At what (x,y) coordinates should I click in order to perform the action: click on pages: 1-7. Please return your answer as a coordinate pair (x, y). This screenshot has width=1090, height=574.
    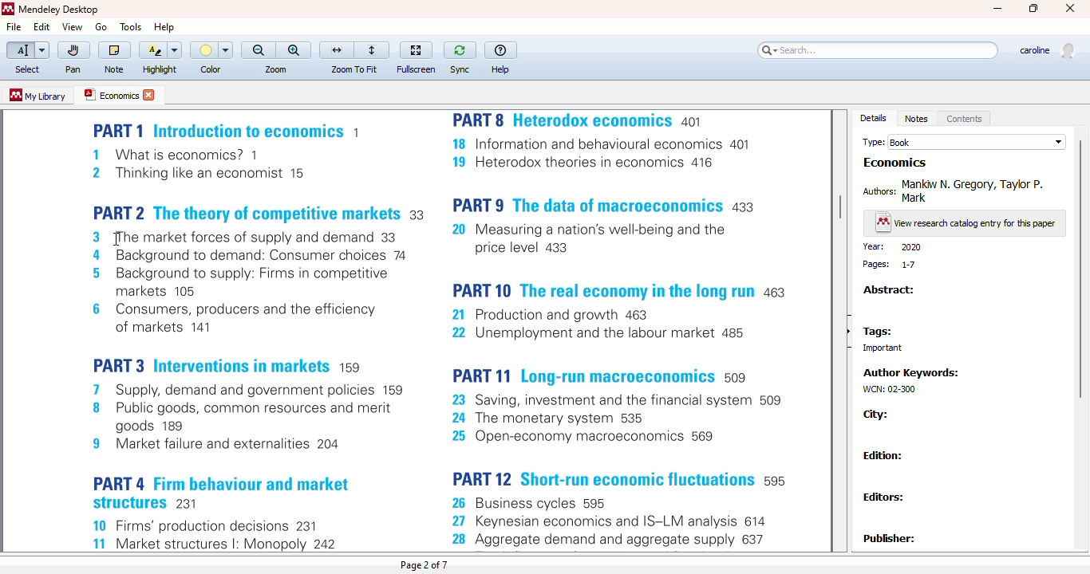
    Looking at the image, I should click on (891, 265).